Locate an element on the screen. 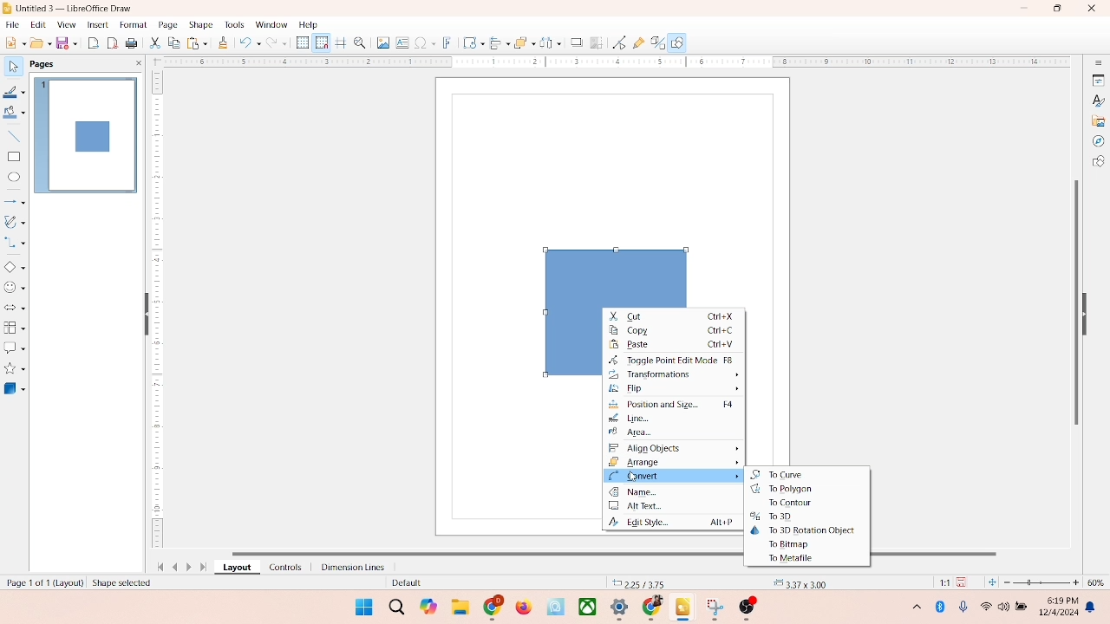  draw function is located at coordinates (679, 42).